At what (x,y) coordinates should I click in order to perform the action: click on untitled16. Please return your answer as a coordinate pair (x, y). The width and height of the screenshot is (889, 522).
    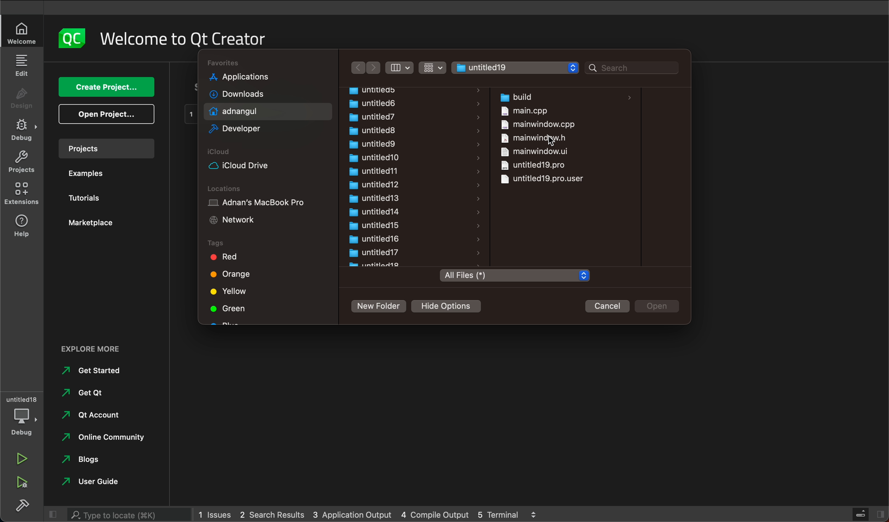
    Looking at the image, I should click on (375, 239).